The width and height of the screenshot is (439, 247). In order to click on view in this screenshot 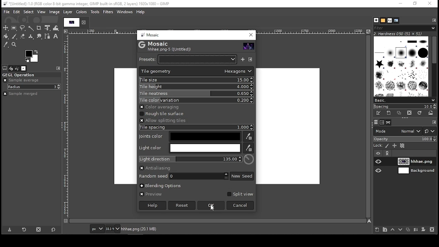, I will do `click(42, 12)`.